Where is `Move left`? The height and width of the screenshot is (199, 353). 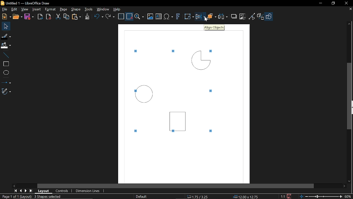
Move left is located at coordinates (14, 185).